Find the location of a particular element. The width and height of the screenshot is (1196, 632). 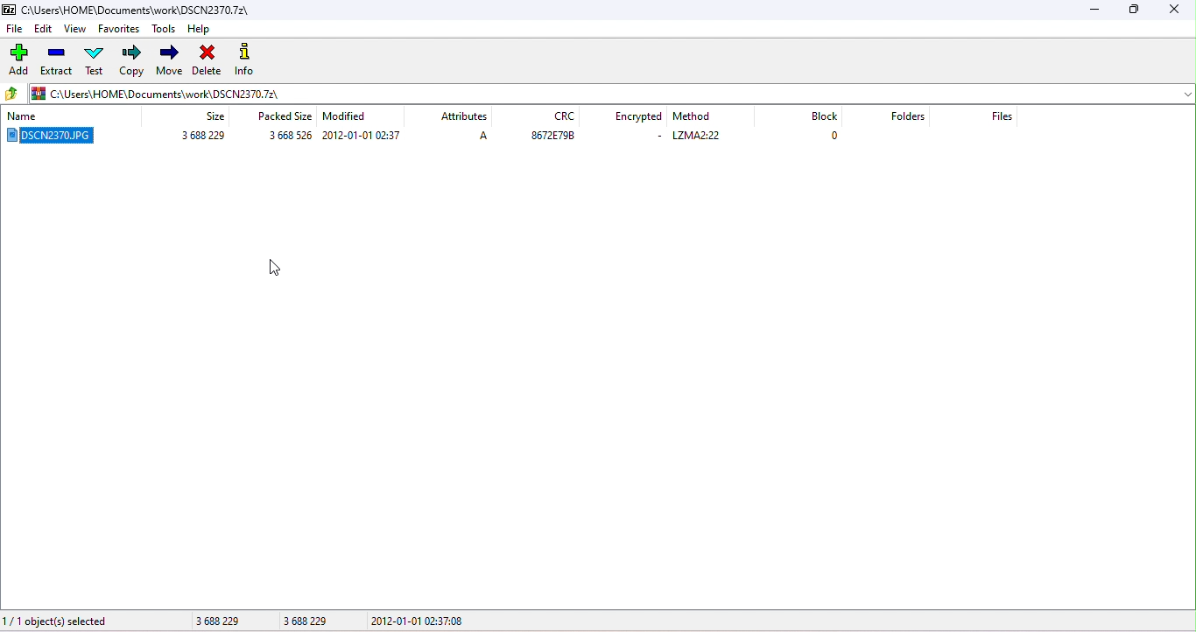

packed size is located at coordinates (287, 113).